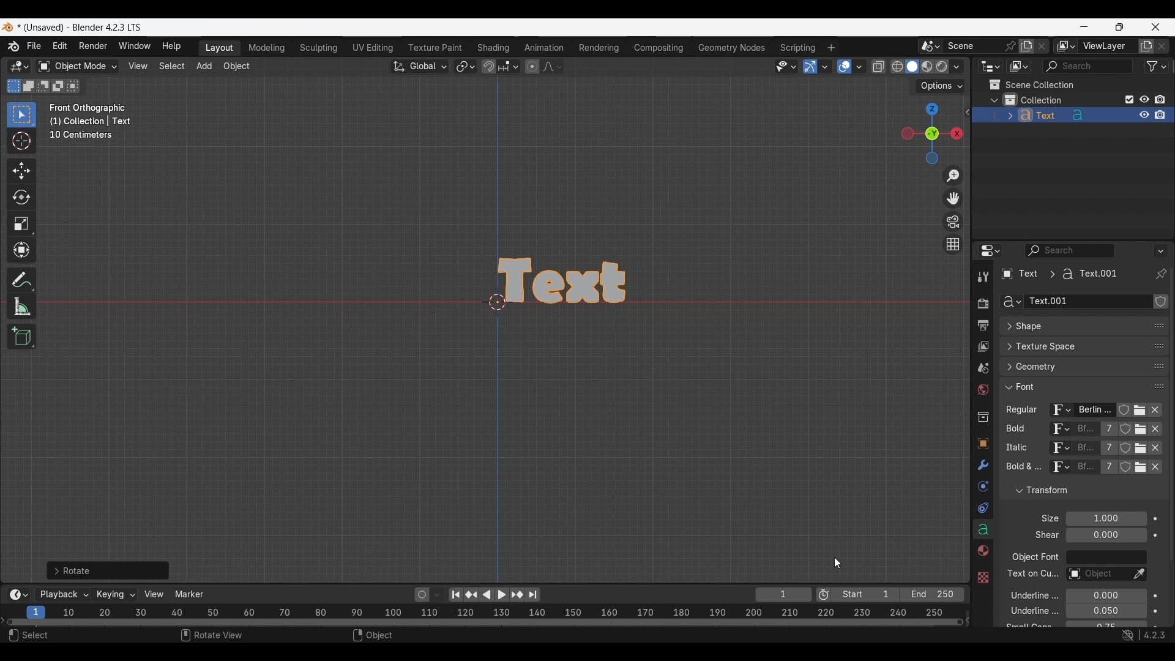 Image resolution: width=1175 pixels, height=661 pixels. I want to click on Medeling workspace, so click(267, 48).